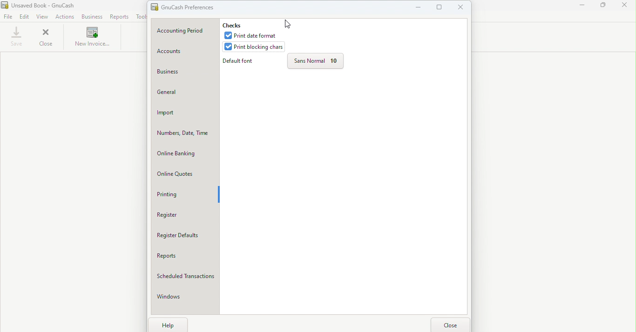 The height and width of the screenshot is (332, 636). I want to click on General, so click(186, 93).